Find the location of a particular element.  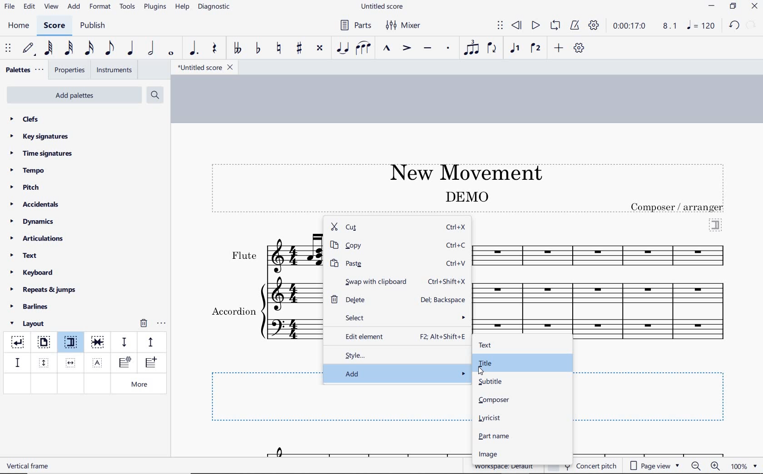

keep measure on the same system is located at coordinates (99, 342).